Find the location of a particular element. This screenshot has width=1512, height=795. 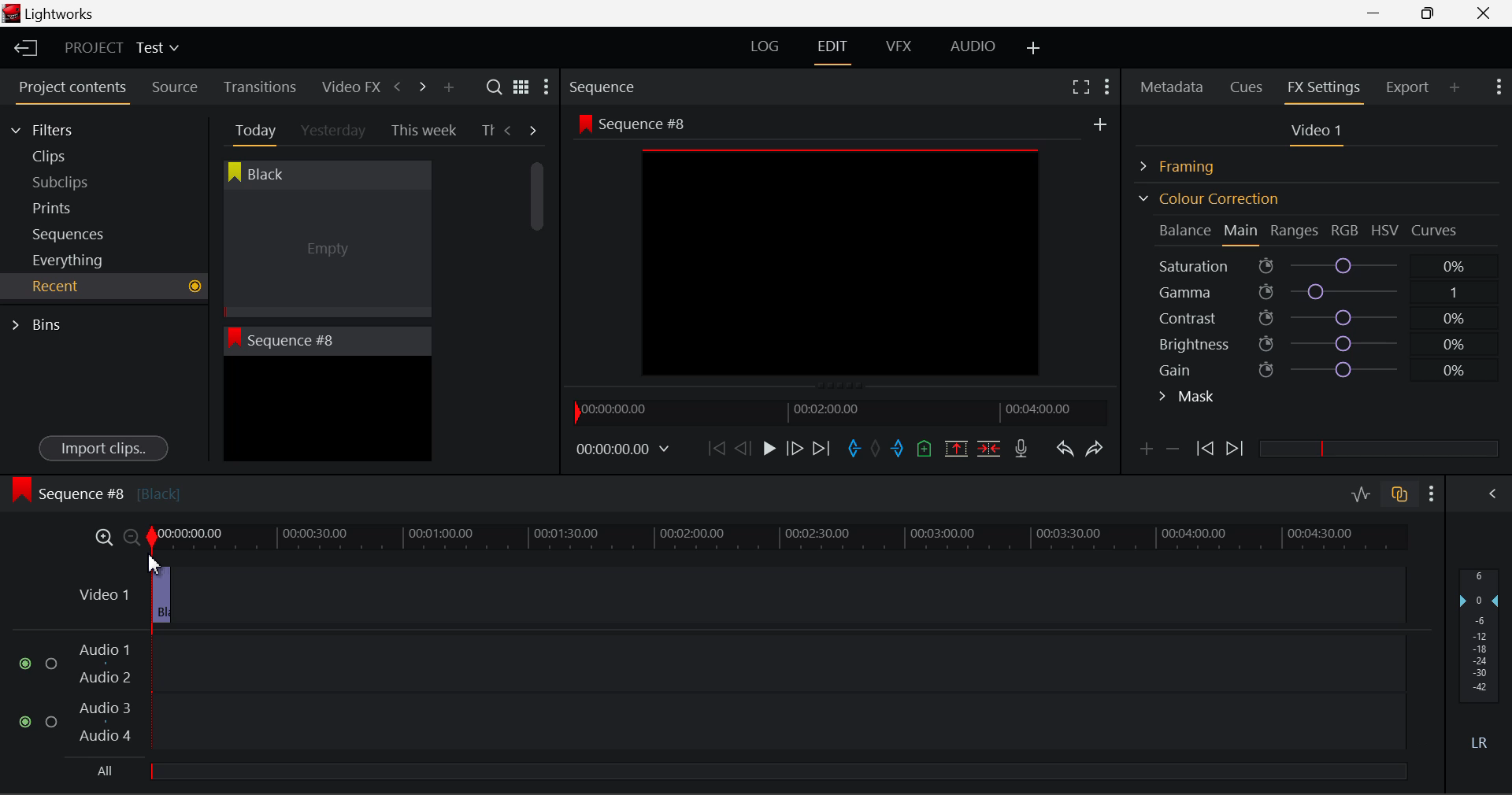

Cues Panel is located at coordinates (1248, 85).